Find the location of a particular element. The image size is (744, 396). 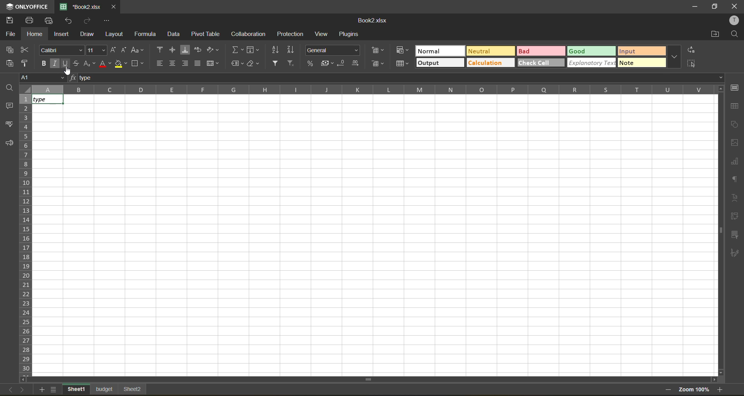

slicer is located at coordinates (736, 235).